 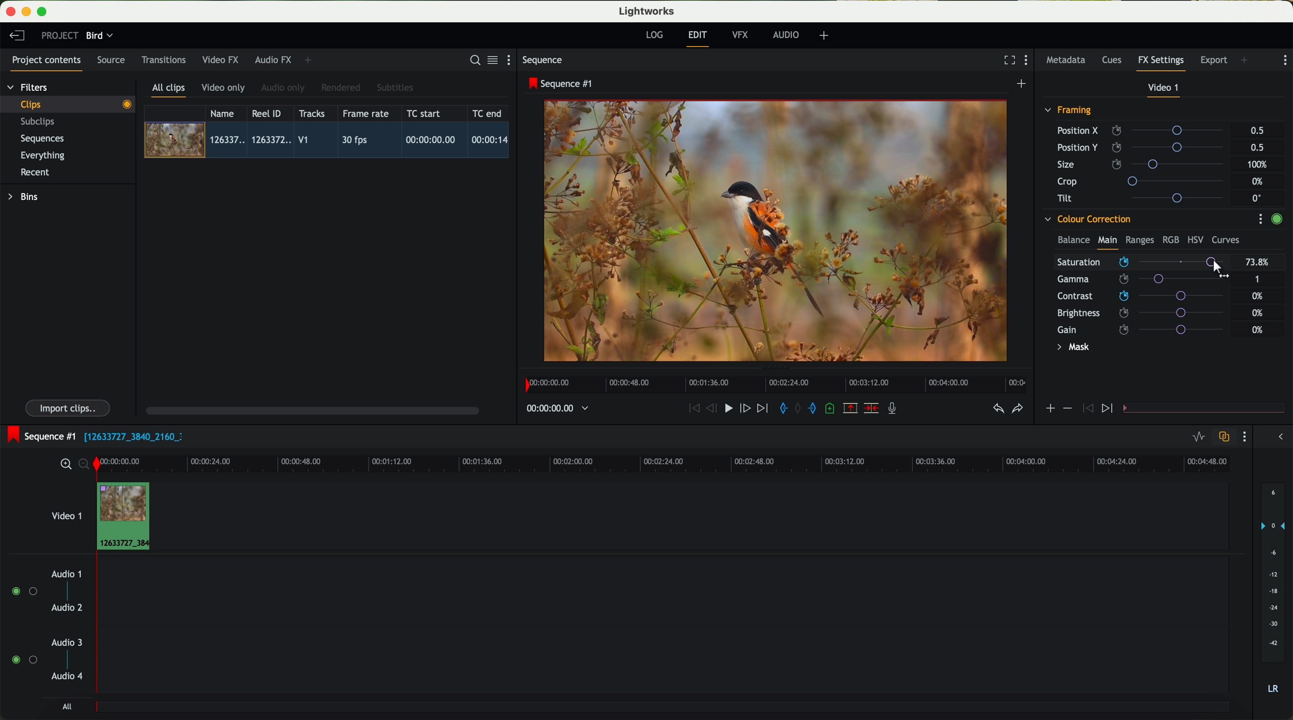 What do you see at coordinates (491, 60) in the screenshot?
I see `toggle between list and title view` at bounding box center [491, 60].